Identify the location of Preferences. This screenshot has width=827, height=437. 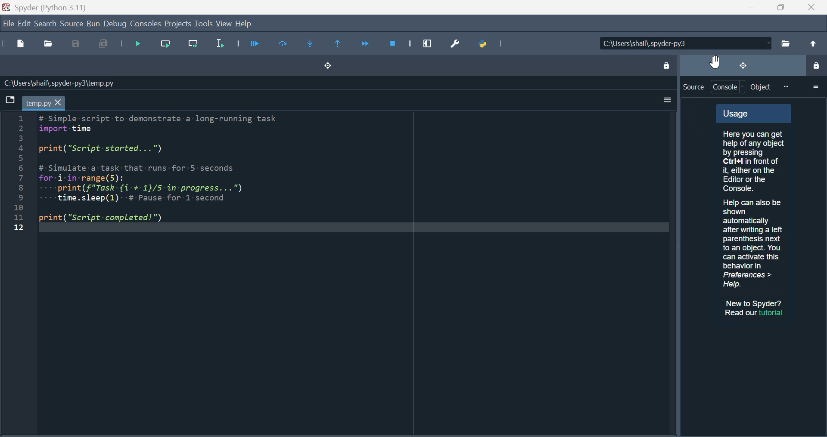
(458, 43).